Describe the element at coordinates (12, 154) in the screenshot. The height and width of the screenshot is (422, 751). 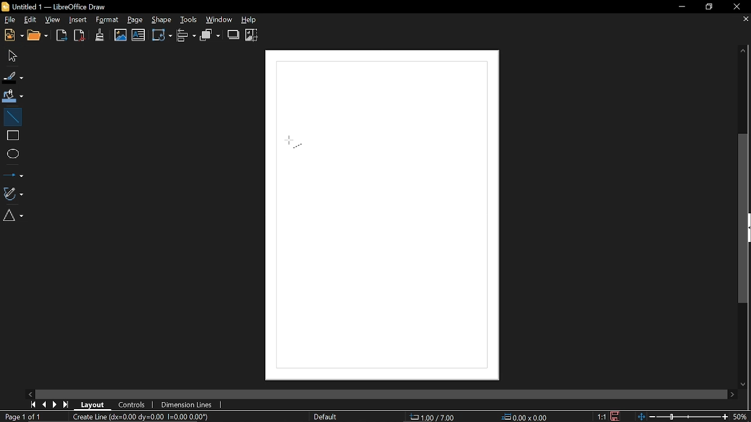
I see `ELlipse` at that location.